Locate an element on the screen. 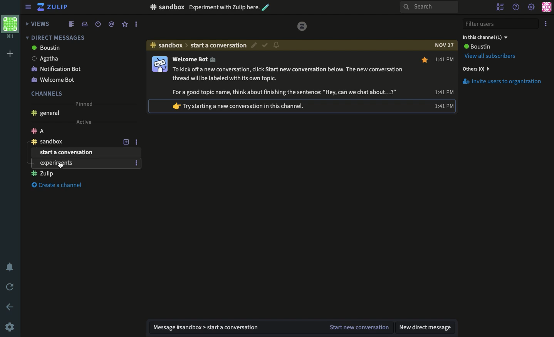 The image size is (554, 337). Agatha is located at coordinates (73, 58).